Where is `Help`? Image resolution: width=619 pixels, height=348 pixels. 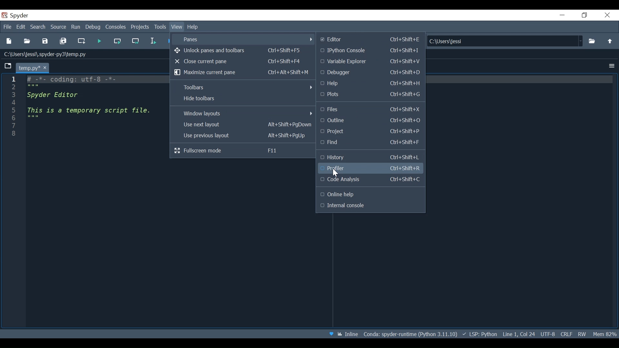
Help is located at coordinates (194, 27).